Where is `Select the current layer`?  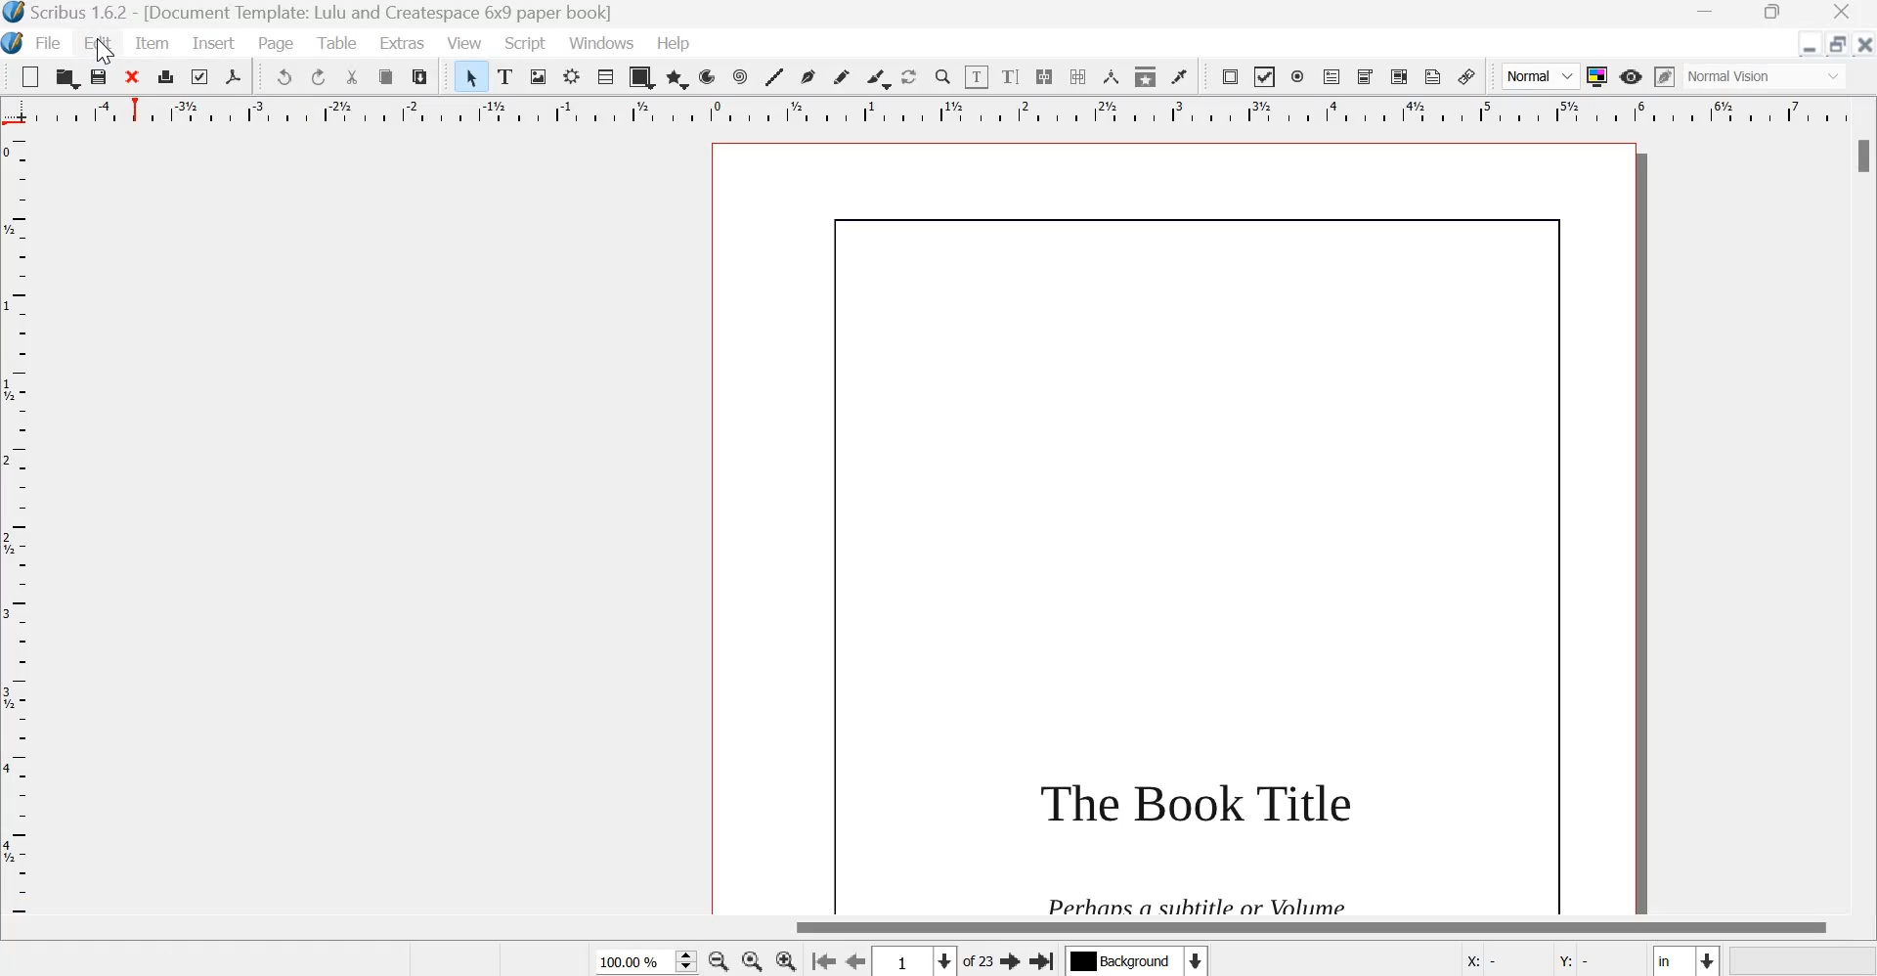
Select the current layer is located at coordinates (1137, 960).